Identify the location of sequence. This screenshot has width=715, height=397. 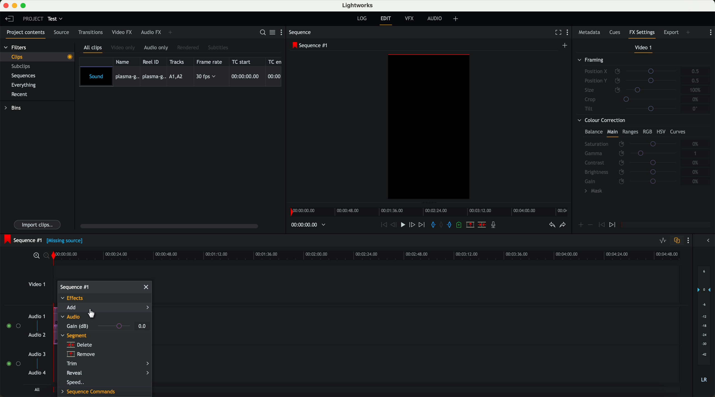
(302, 33).